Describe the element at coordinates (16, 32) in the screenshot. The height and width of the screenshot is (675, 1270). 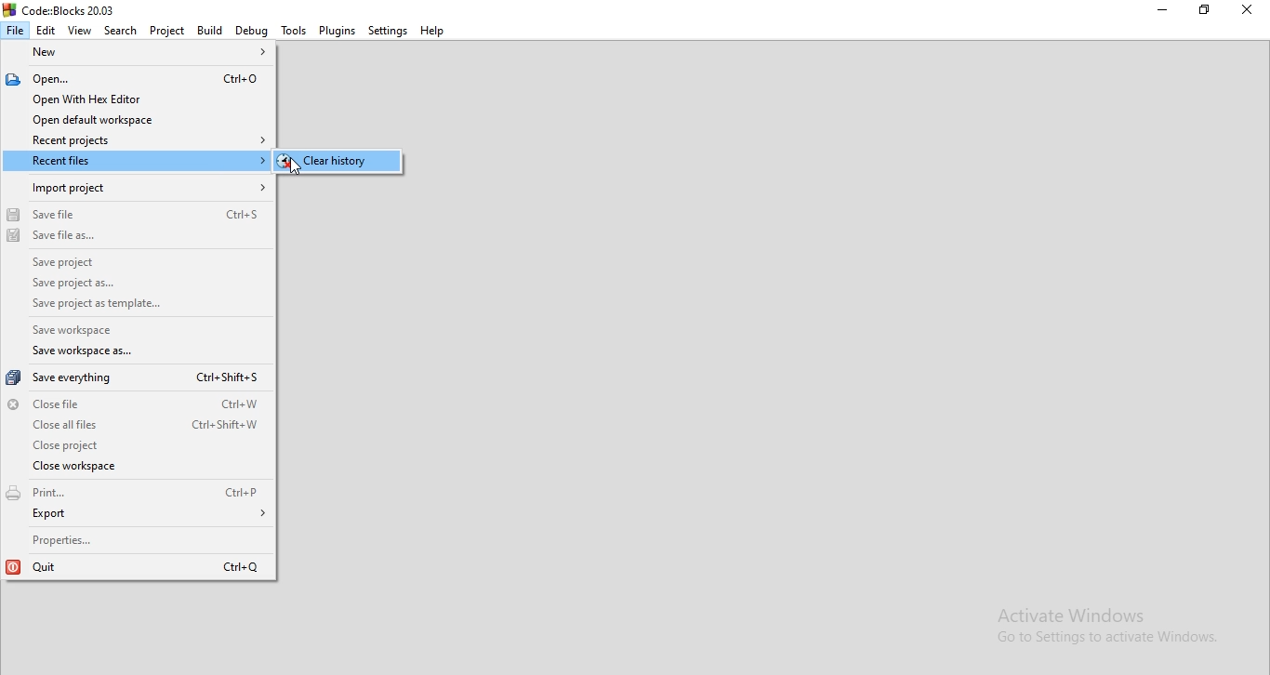
I see `File` at that location.